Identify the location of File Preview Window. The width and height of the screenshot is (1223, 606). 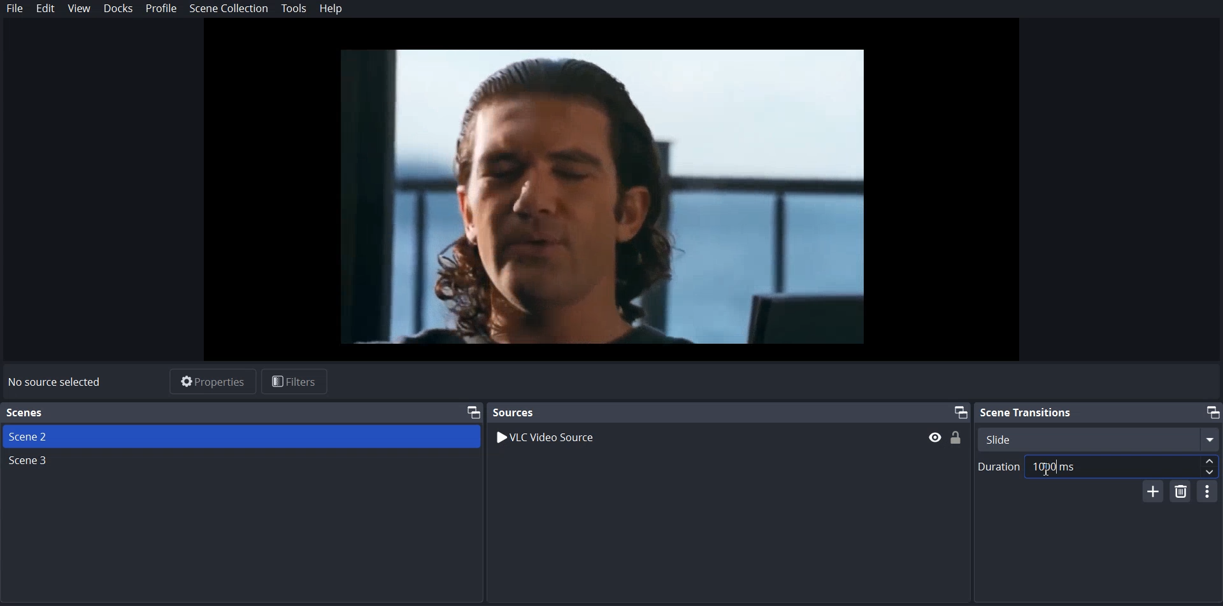
(600, 197).